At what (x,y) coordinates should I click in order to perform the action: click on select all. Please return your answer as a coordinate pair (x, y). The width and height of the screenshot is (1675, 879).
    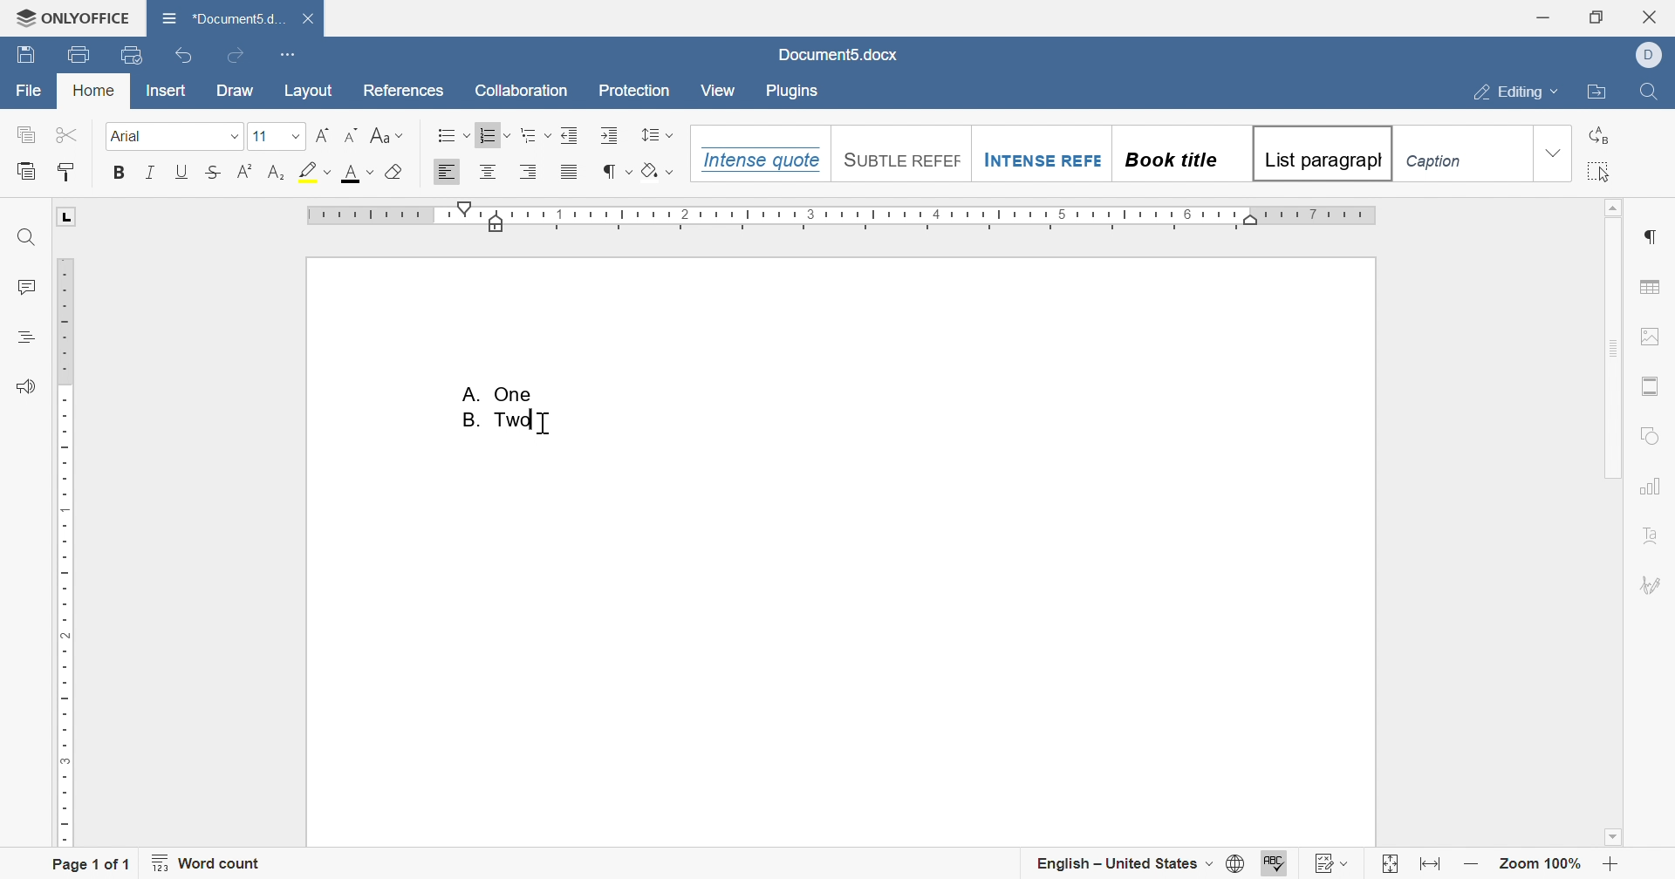
    Looking at the image, I should click on (1600, 171).